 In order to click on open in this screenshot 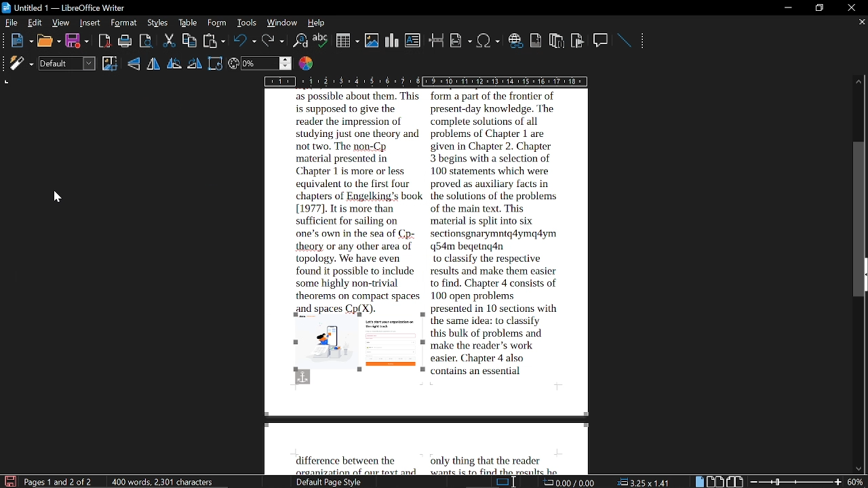, I will do `click(48, 42)`.